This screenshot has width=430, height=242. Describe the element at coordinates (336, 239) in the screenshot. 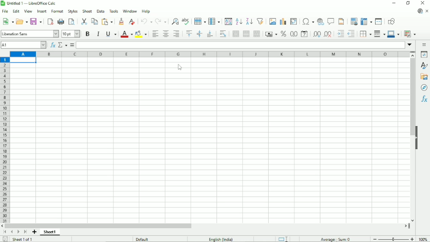

I see `Average, sum` at that location.